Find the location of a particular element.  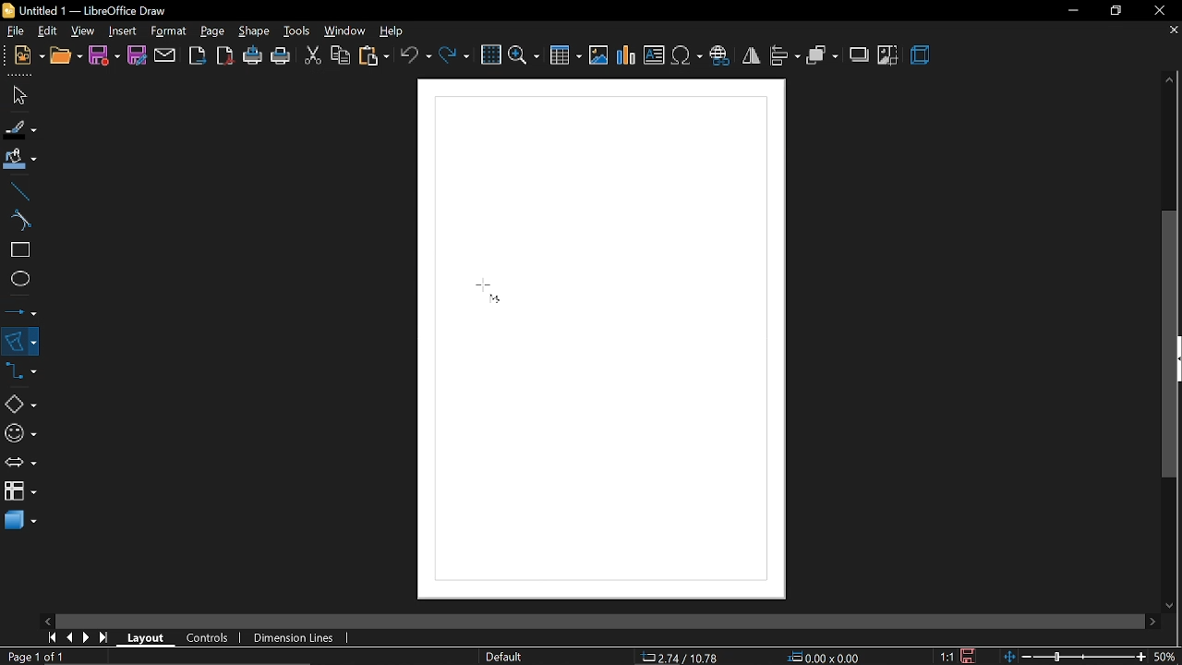

paste is located at coordinates (373, 55).